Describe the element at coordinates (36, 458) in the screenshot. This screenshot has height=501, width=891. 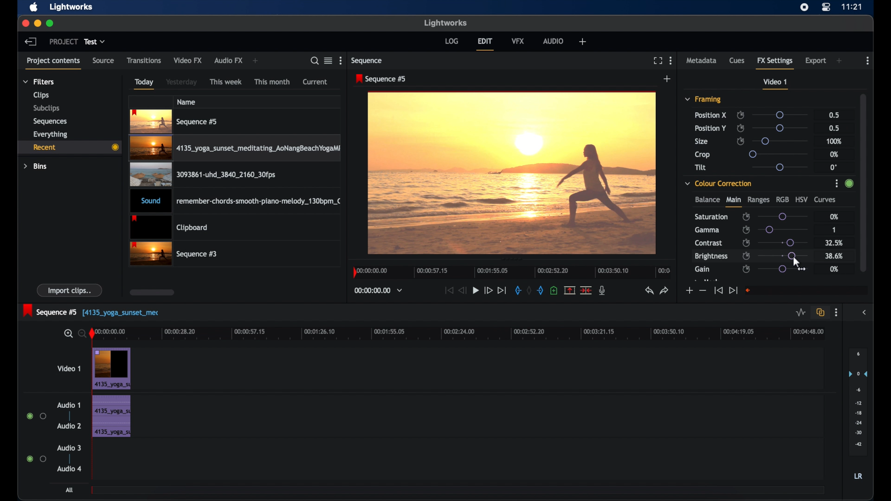
I see `radio button` at that location.